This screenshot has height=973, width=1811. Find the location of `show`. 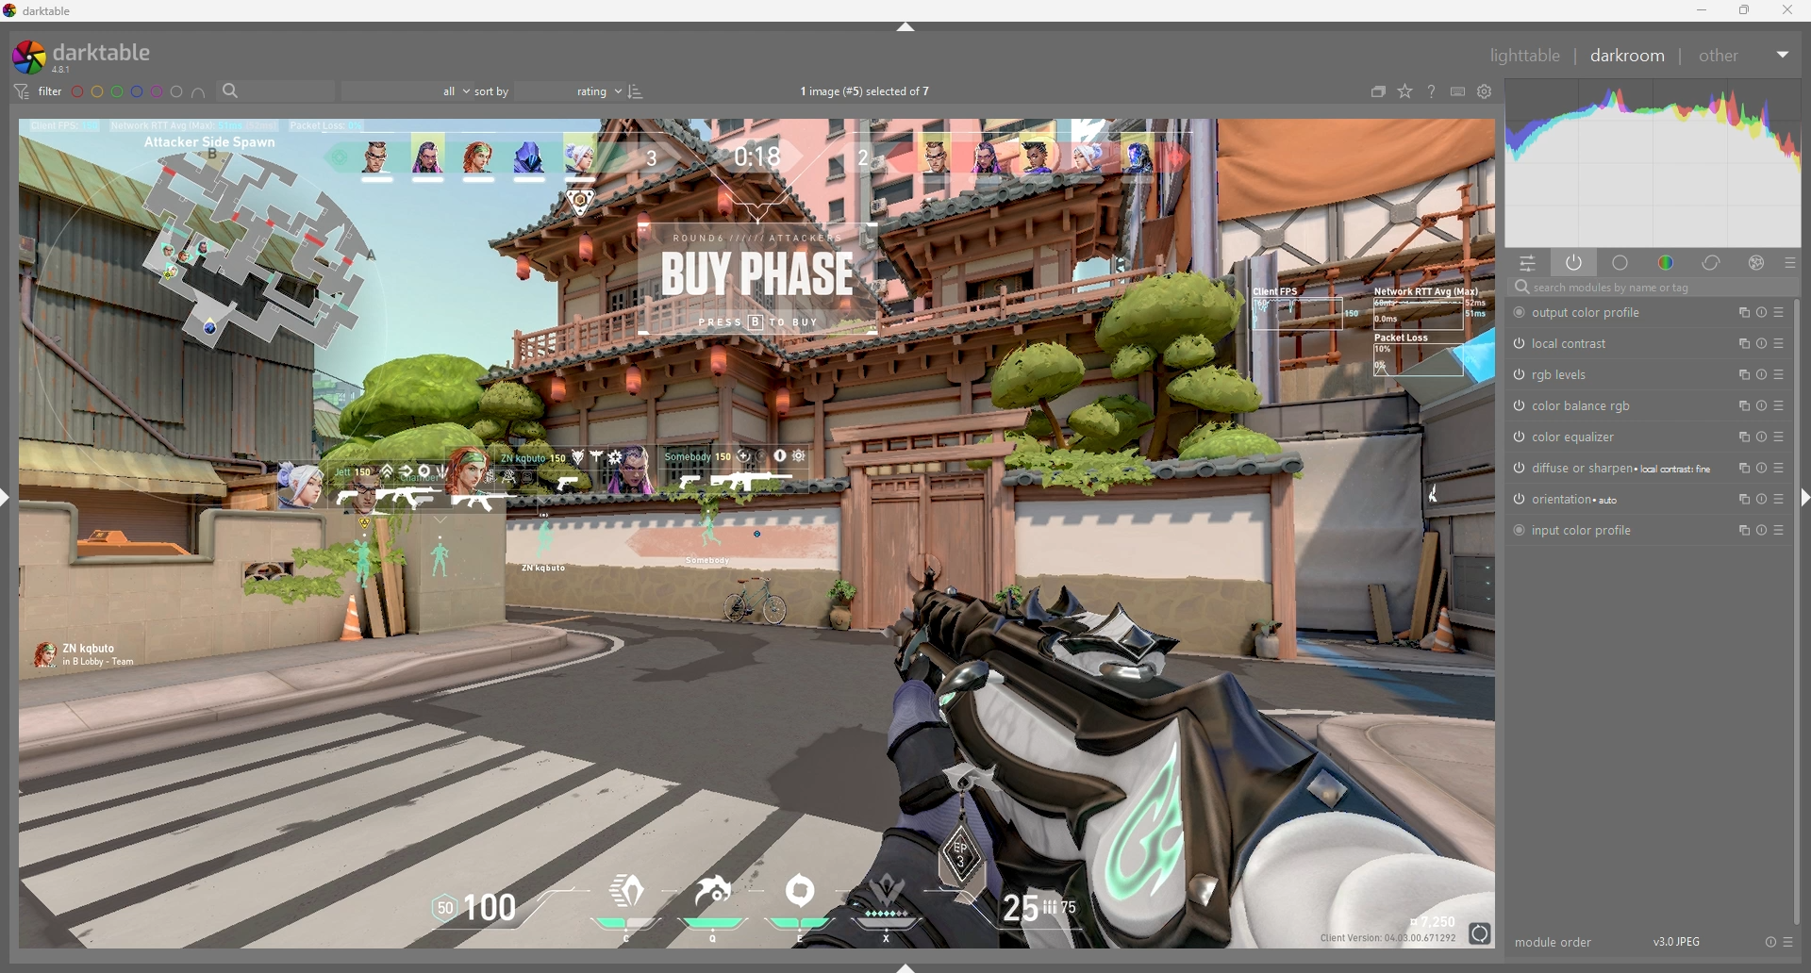

show is located at coordinates (906, 968).